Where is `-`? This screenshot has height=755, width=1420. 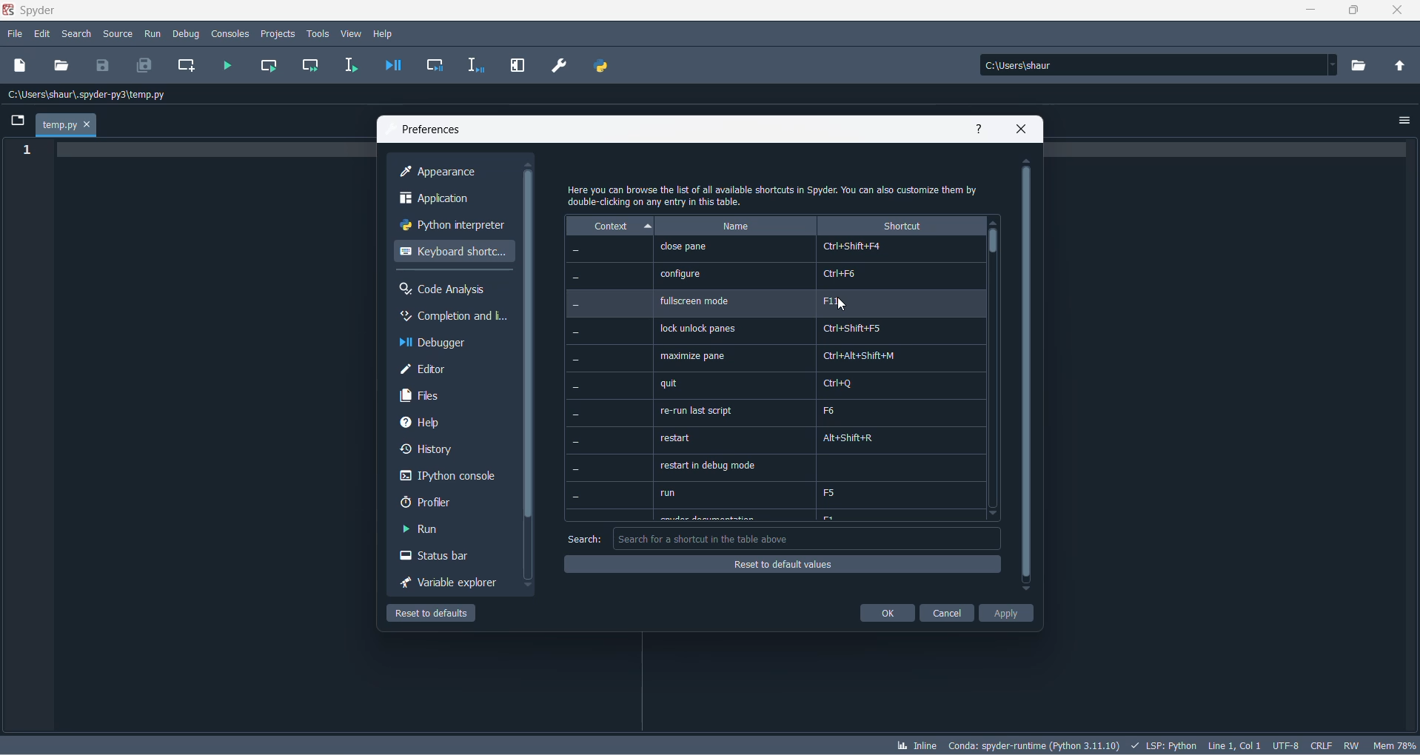
- is located at coordinates (575, 306).